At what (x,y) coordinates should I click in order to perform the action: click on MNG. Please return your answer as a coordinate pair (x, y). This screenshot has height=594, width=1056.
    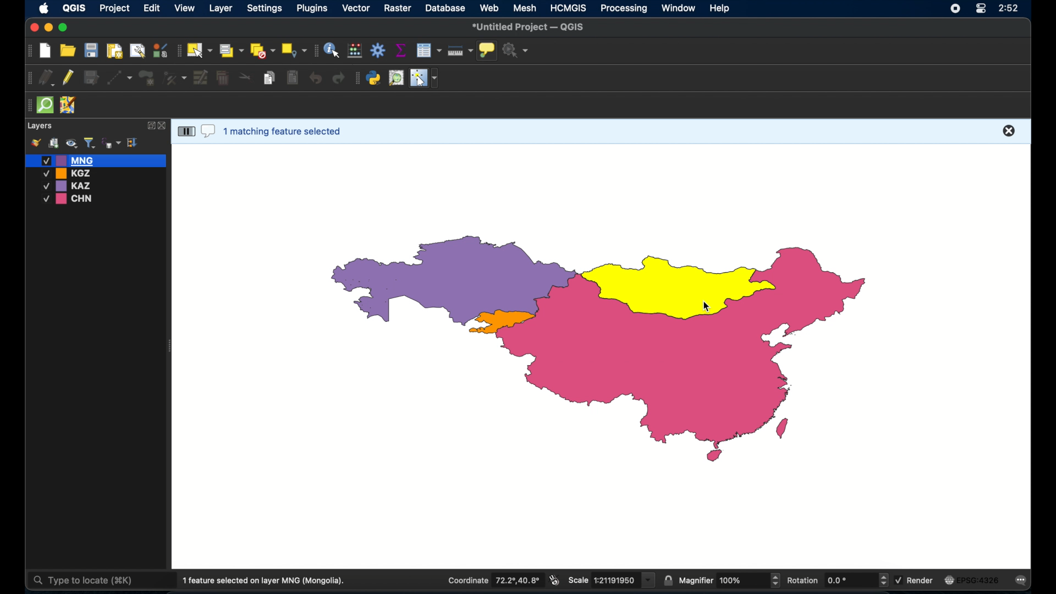
    Looking at the image, I should click on (96, 160).